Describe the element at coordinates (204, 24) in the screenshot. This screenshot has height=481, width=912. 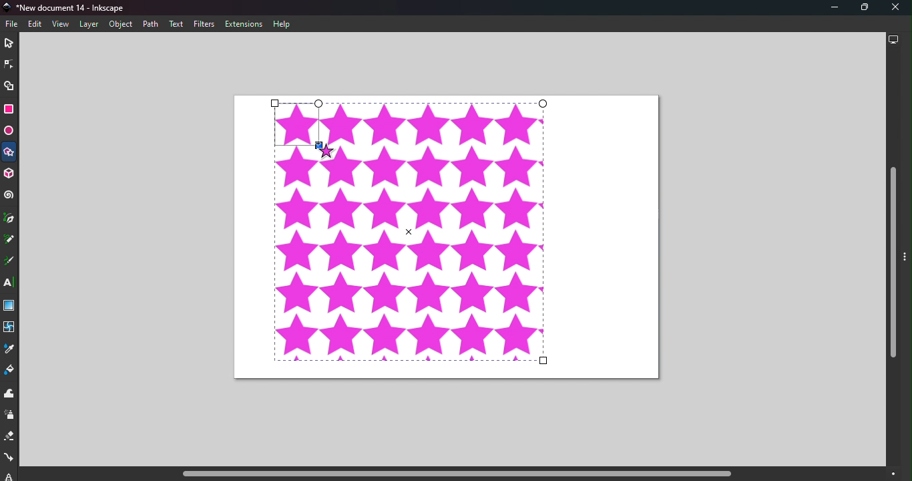
I see `Filters` at that location.